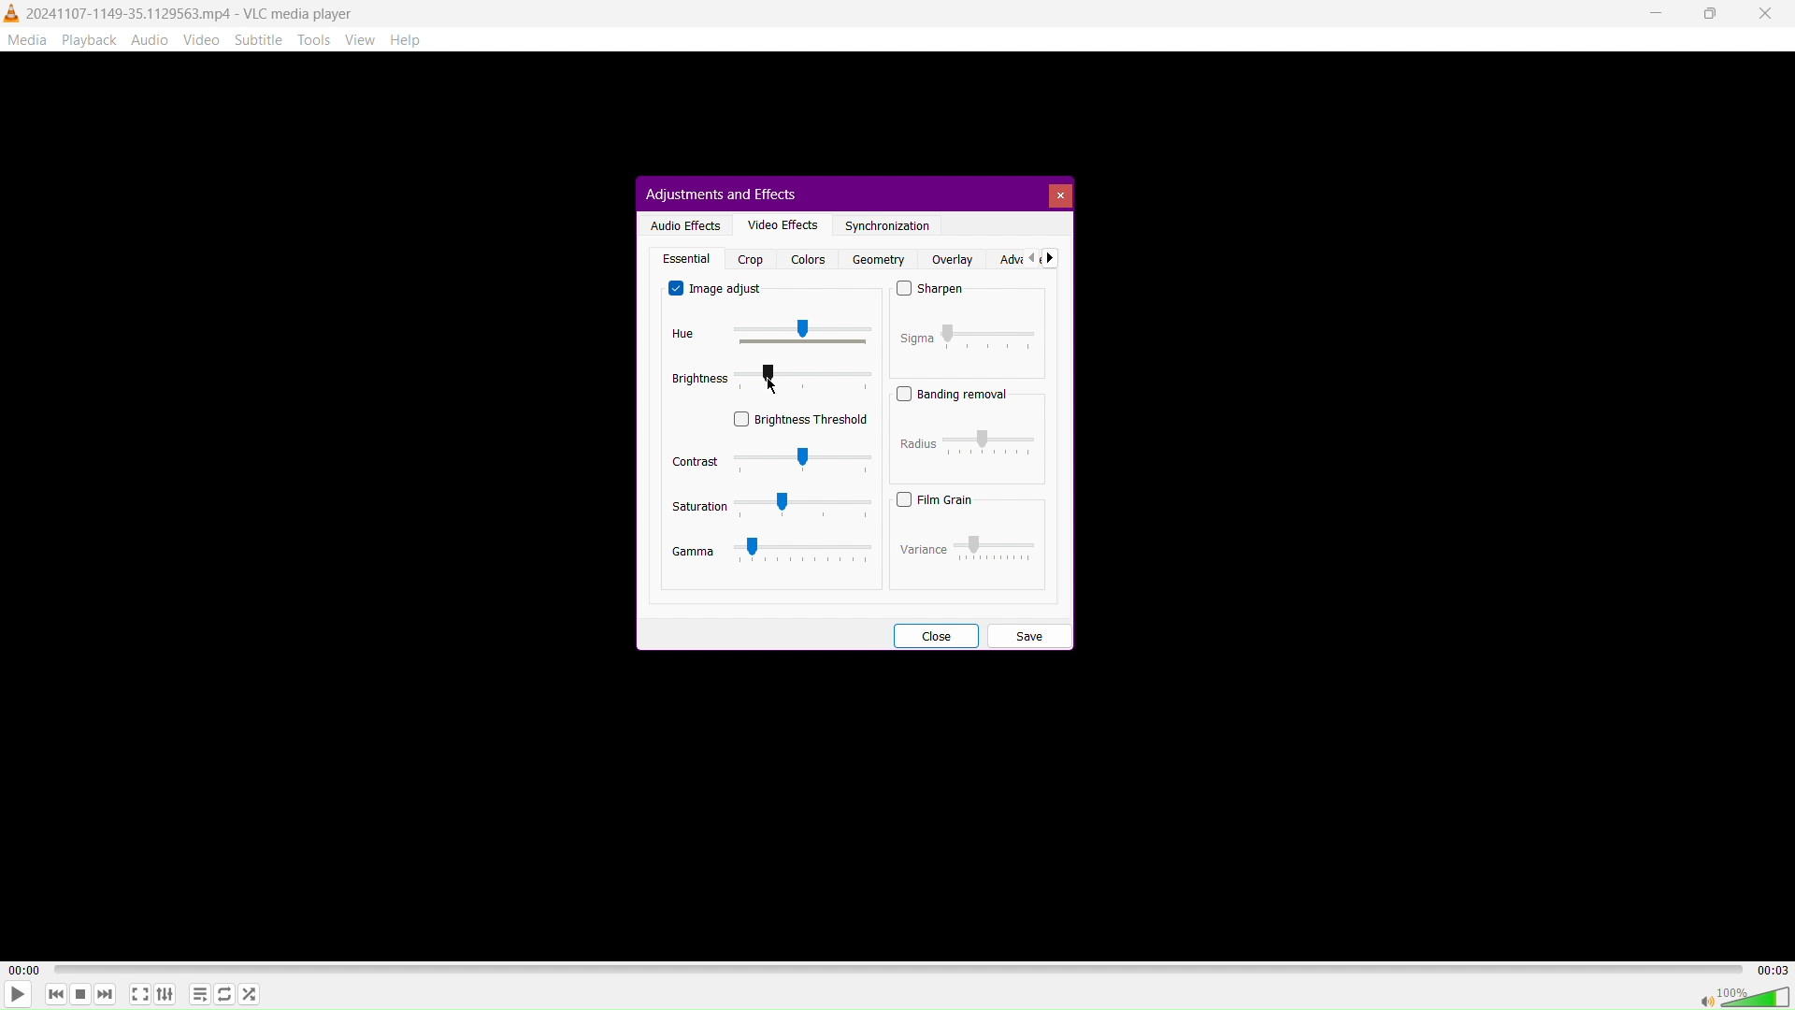 The image size is (1795, 1010). Describe the element at coordinates (205, 39) in the screenshot. I see `Video` at that location.